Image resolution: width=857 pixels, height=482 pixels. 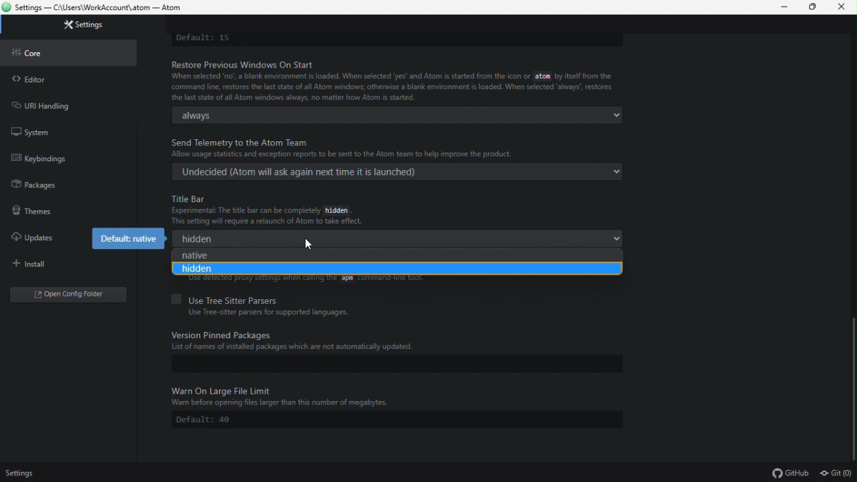 What do you see at coordinates (854, 390) in the screenshot?
I see `scrollbar` at bounding box center [854, 390].